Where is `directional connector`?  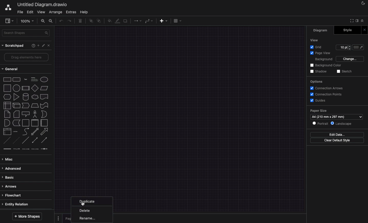 directional connector is located at coordinates (44, 140).